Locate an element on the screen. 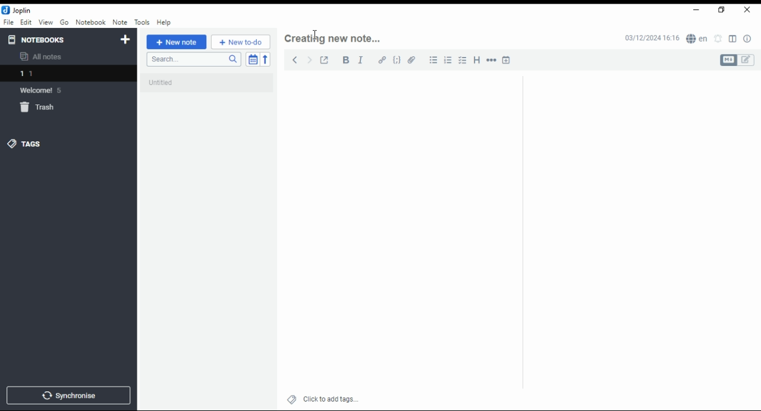 This screenshot has height=411, width=761. icon is located at coordinates (18, 10).